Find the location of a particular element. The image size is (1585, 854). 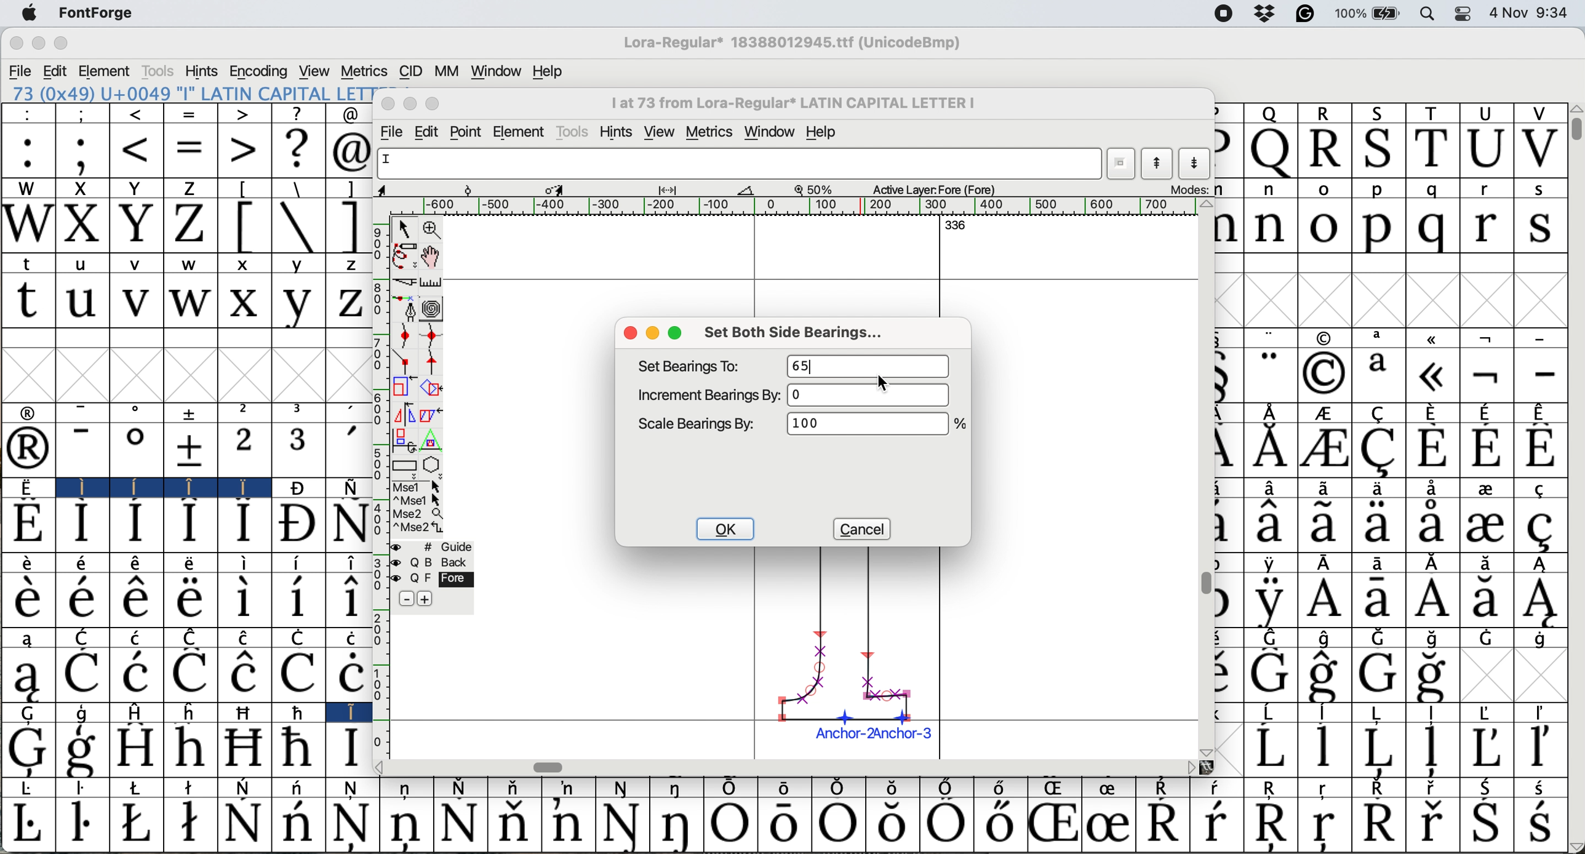

 is located at coordinates (745, 189).